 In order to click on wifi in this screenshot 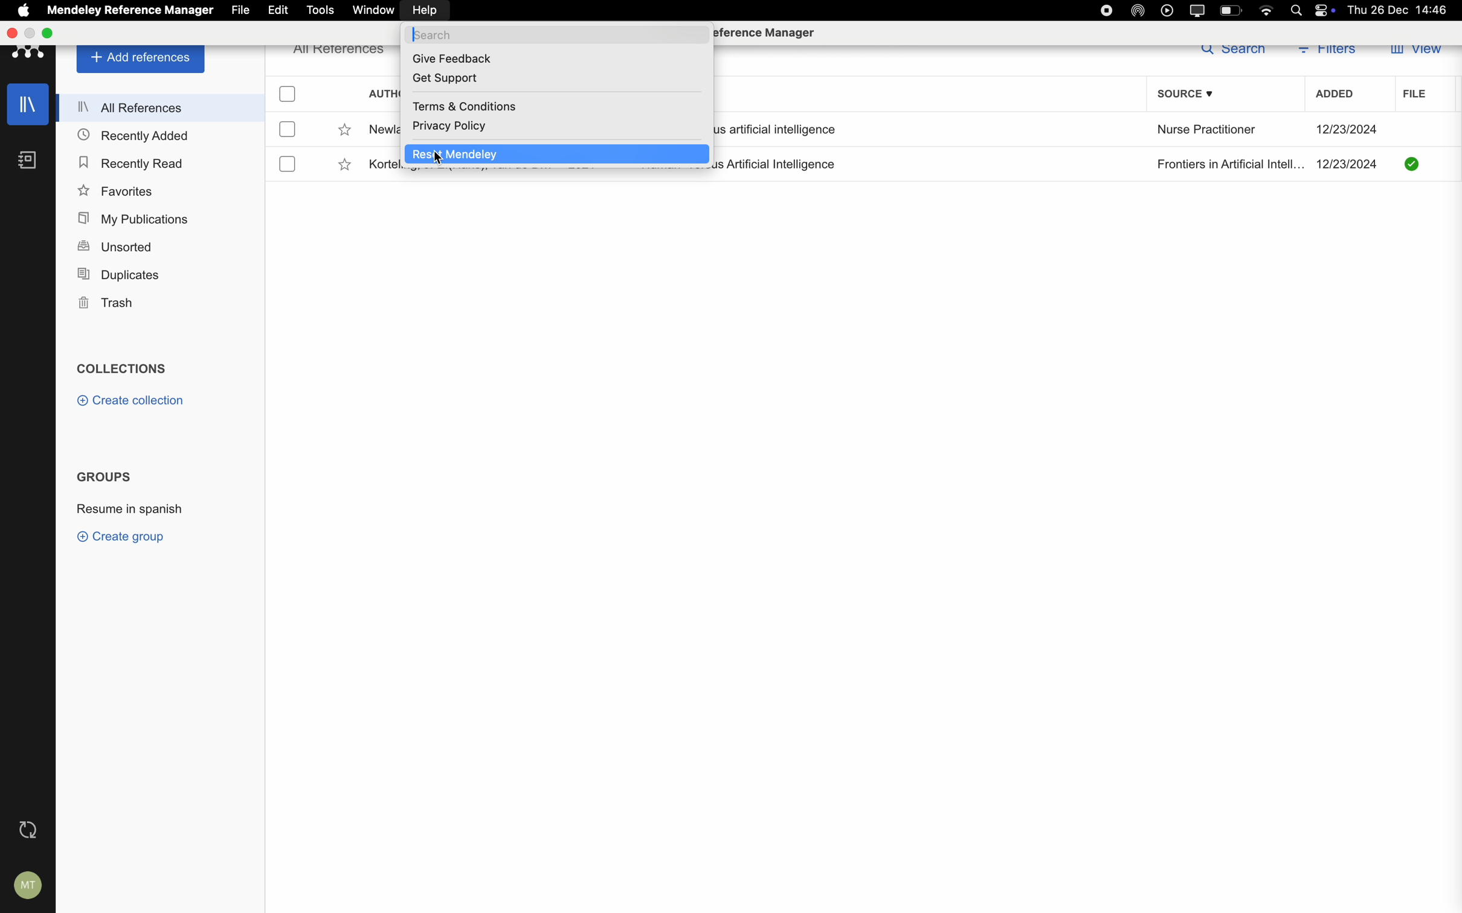, I will do `click(1269, 10)`.